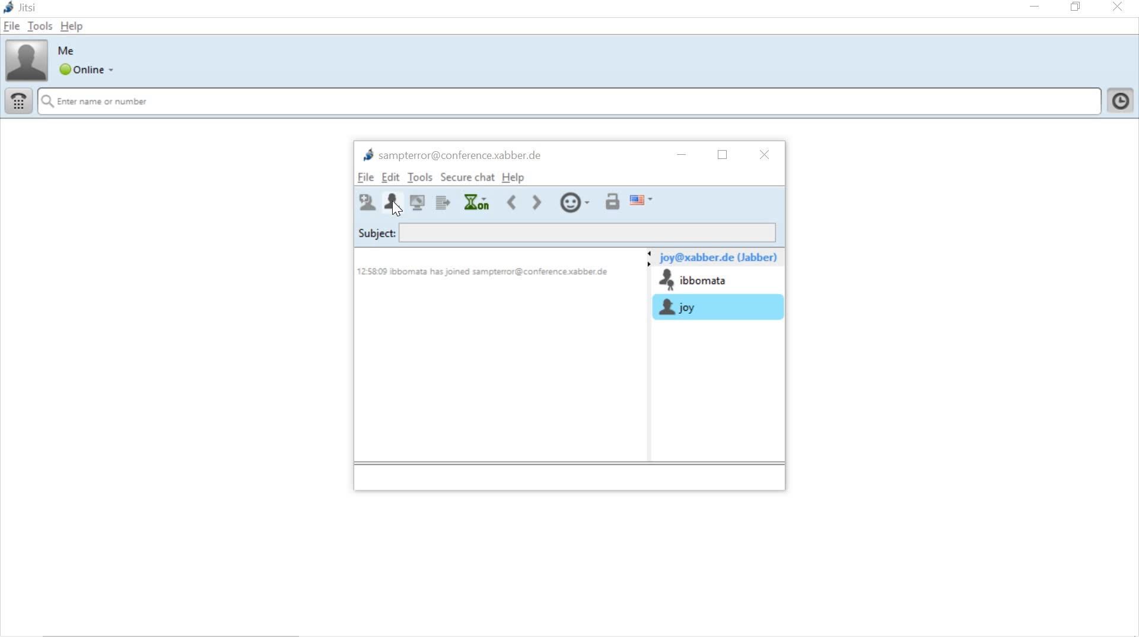  Describe the element at coordinates (453, 154) in the screenshot. I see `chat room name` at that location.